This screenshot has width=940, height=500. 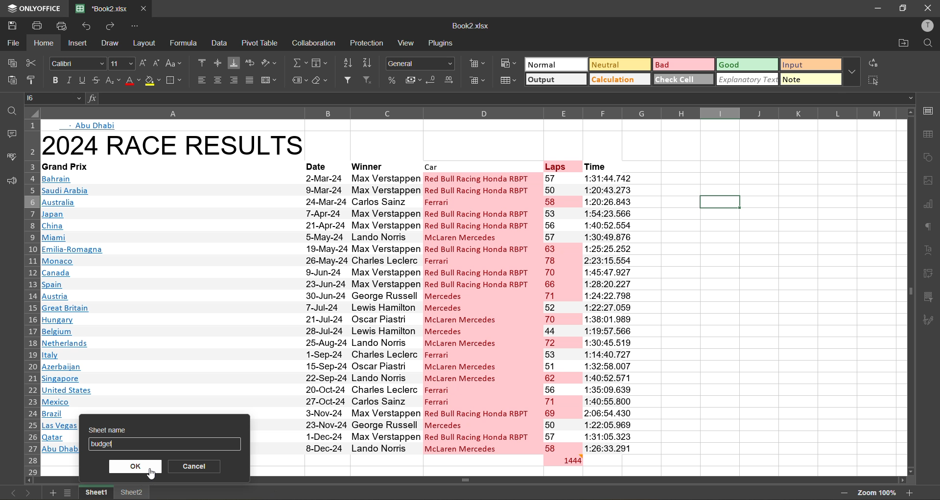 I want to click on justified, so click(x=249, y=81).